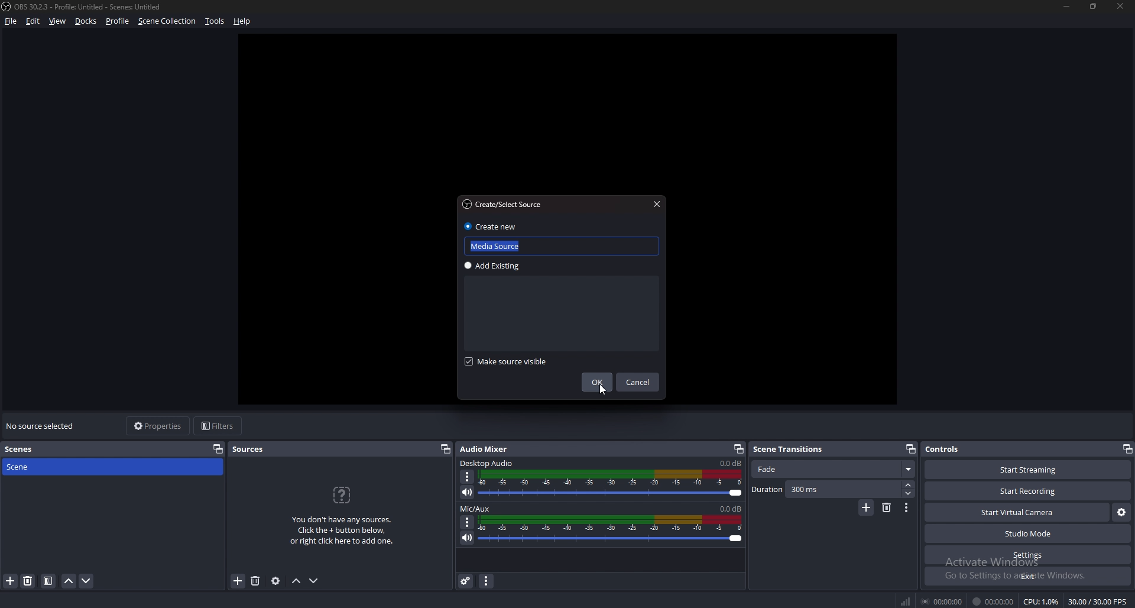 Image resolution: width=1135 pixels, height=608 pixels. Describe the element at coordinates (277, 581) in the screenshot. I see `Sources settings` at that location.